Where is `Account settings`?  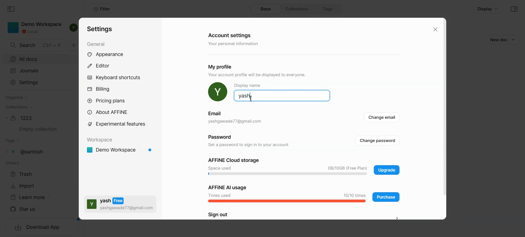
Account settings is located at coordinates (231, 35).